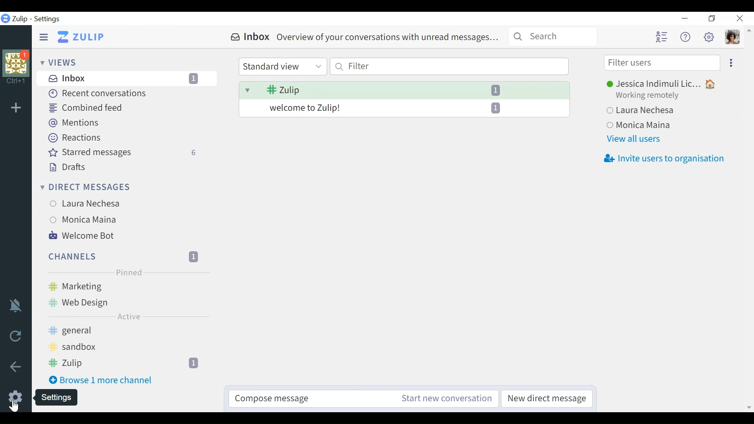 The width and height of the screenshot is (754, 424). I want to click on Overview of your converstions with unread messages, so click(404, 90).